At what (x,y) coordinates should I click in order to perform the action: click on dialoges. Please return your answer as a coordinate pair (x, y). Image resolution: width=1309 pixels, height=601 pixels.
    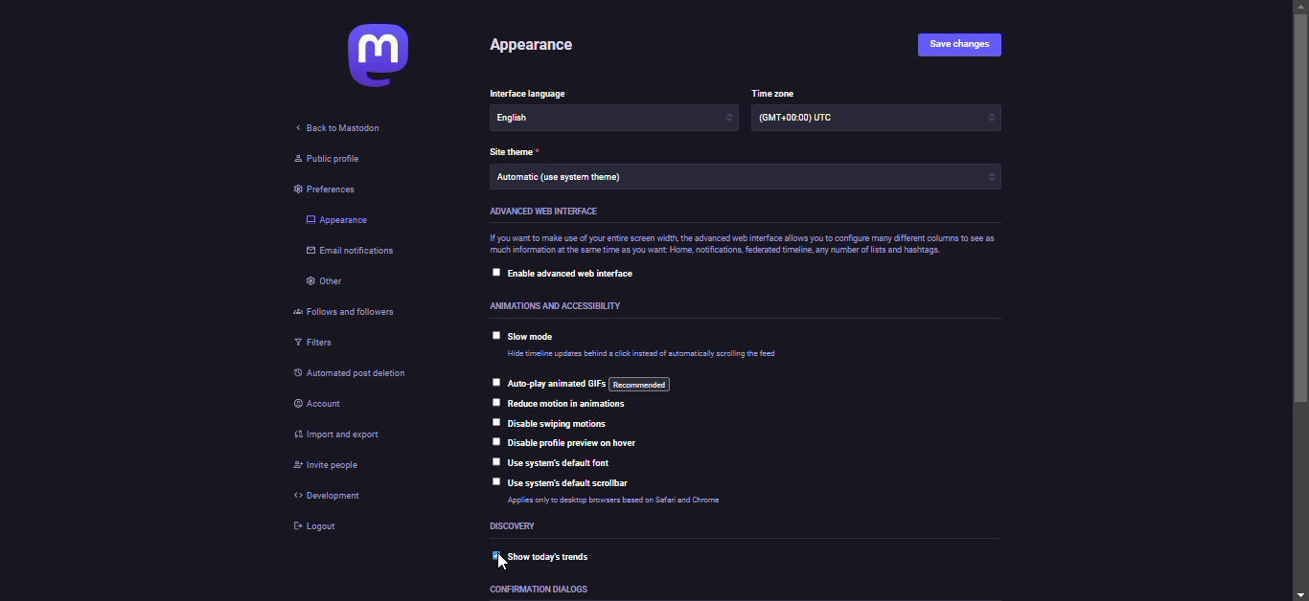
    Looking at the image, I should click on (541, 589).